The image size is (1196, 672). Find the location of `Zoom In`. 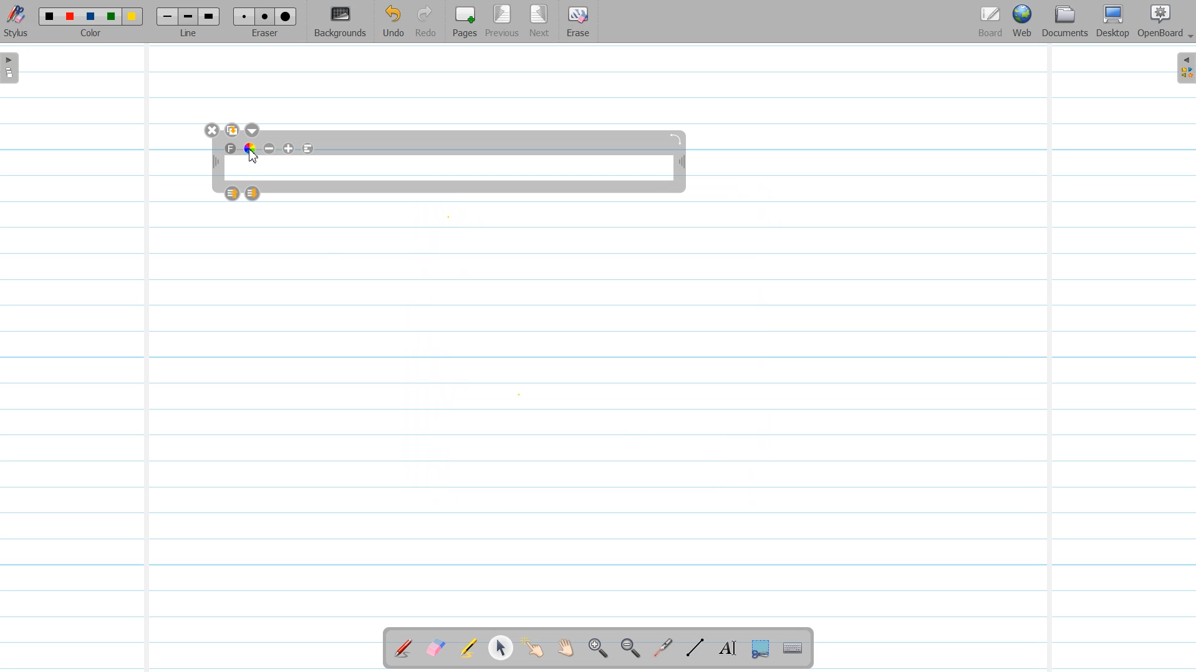

Zoom In is located at coordinates (597, 649).